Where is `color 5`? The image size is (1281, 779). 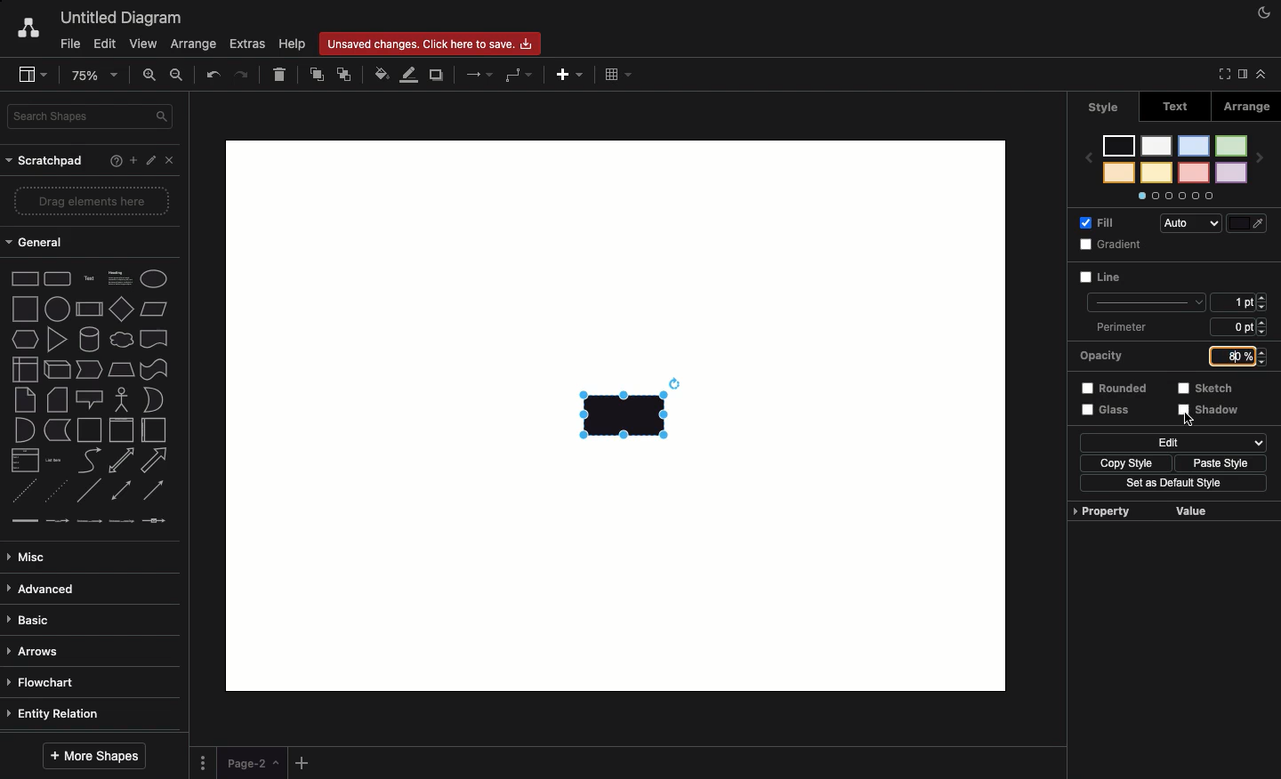 color 5 is located at coordinates (1156, 147).